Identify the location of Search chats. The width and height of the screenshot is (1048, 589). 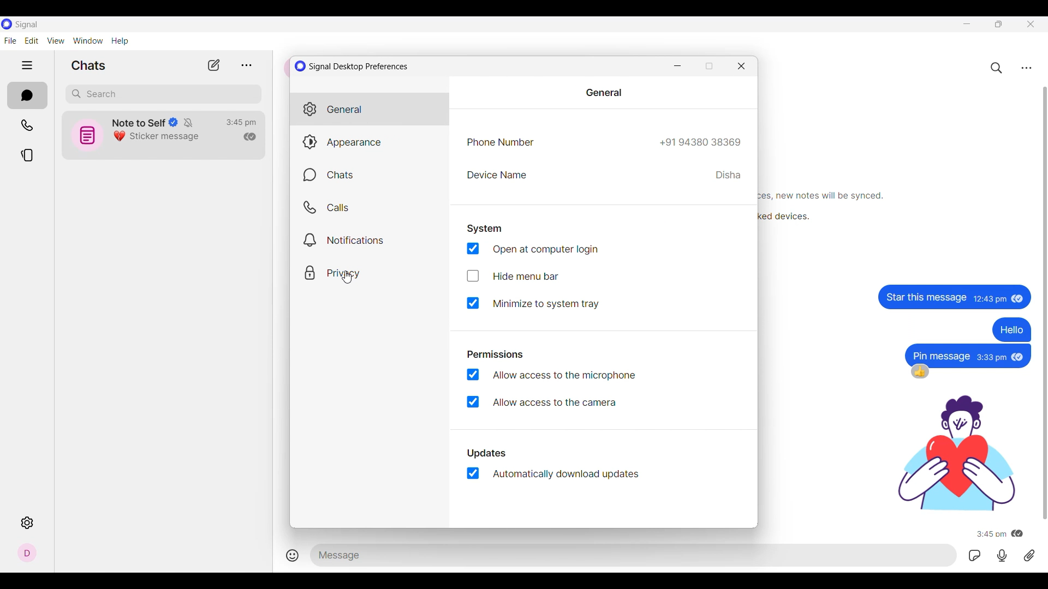
(997, 68).